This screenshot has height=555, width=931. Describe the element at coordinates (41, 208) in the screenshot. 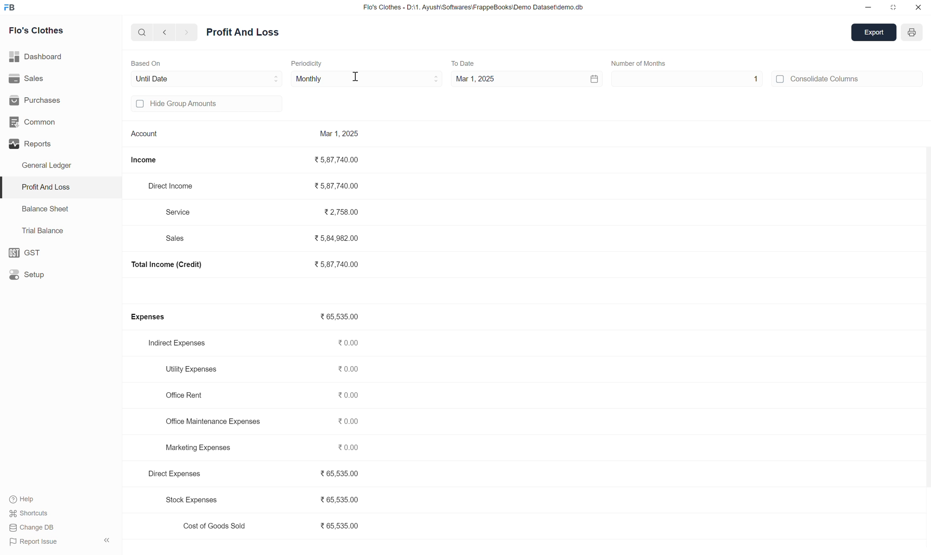

I see `Balance Sheet` at that location.